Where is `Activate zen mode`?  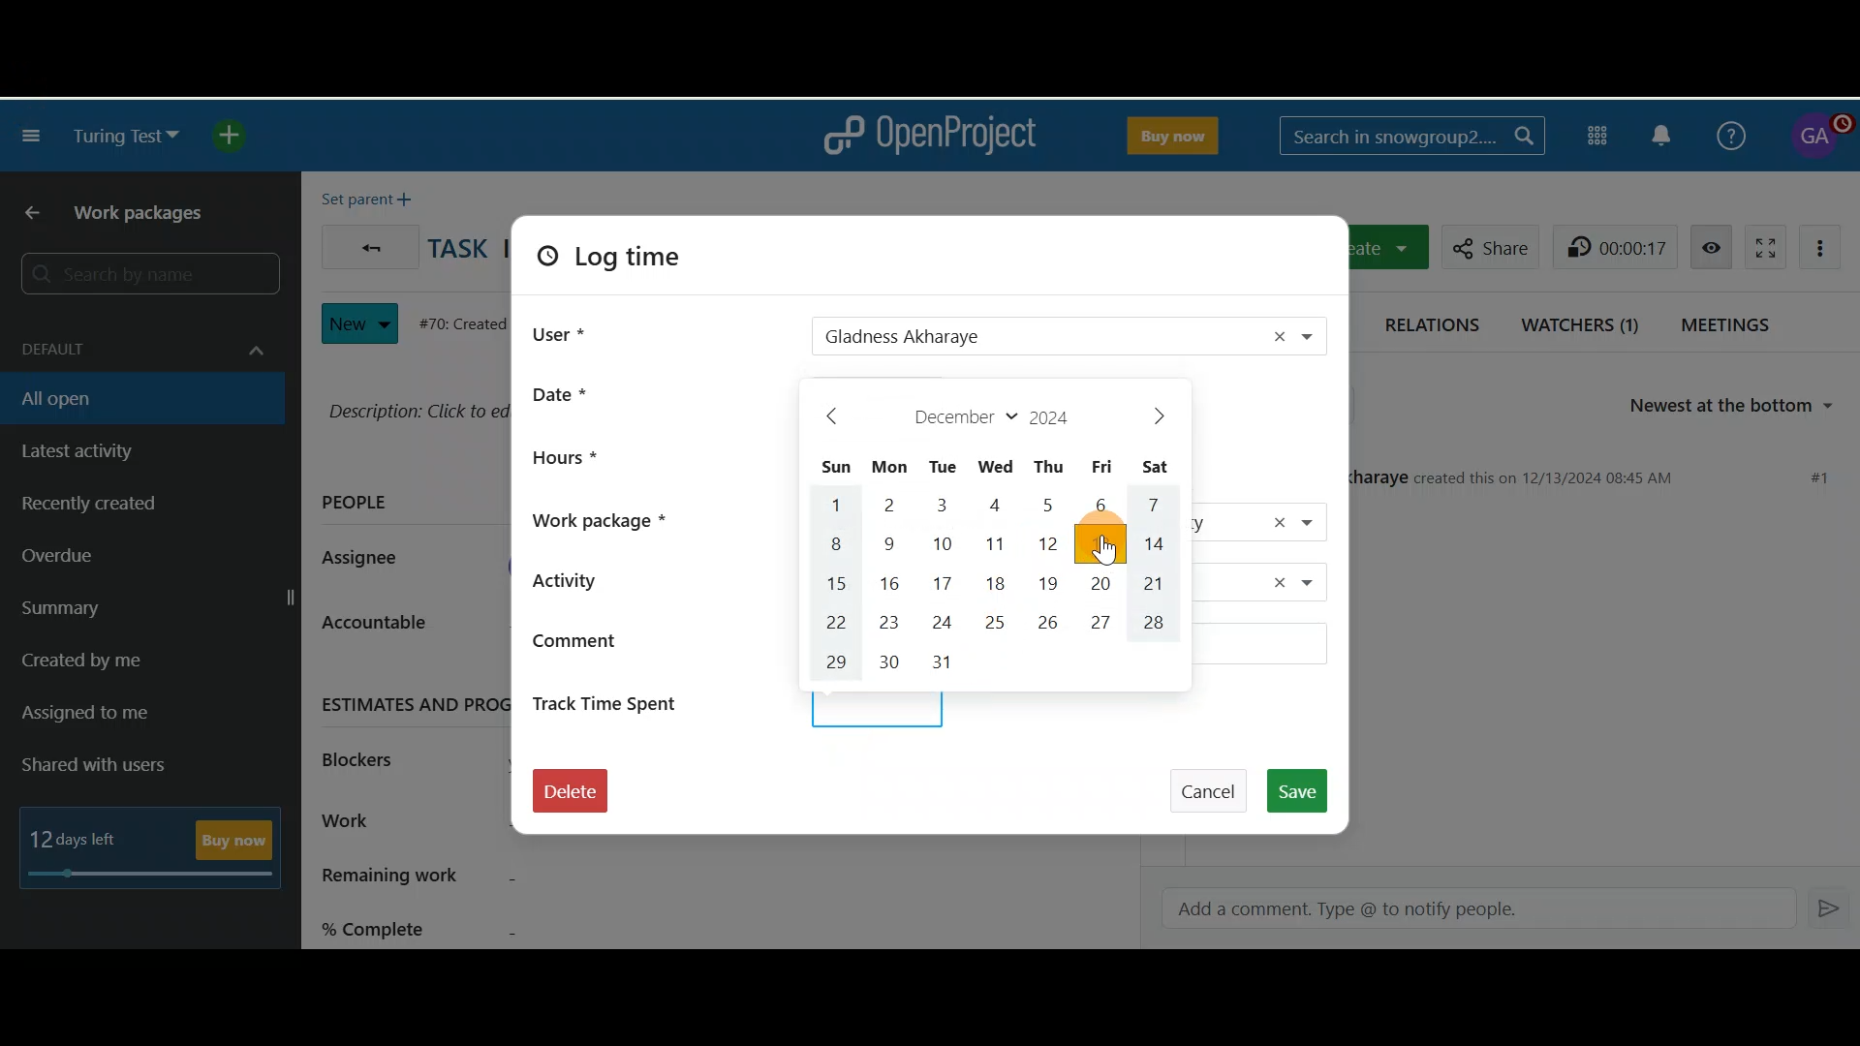 Activate zen mode is located at coordinates (1760, 244).